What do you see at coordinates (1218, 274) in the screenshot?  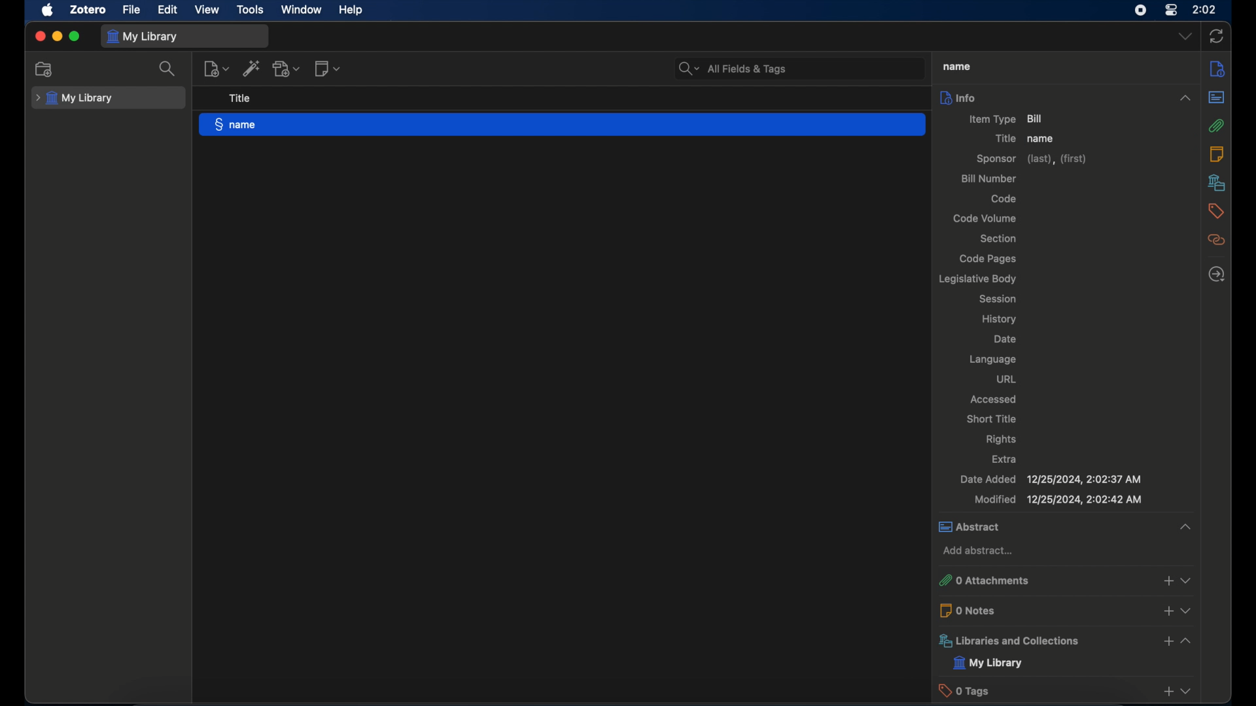 I see `locate` at bounding box center [1218, 274].